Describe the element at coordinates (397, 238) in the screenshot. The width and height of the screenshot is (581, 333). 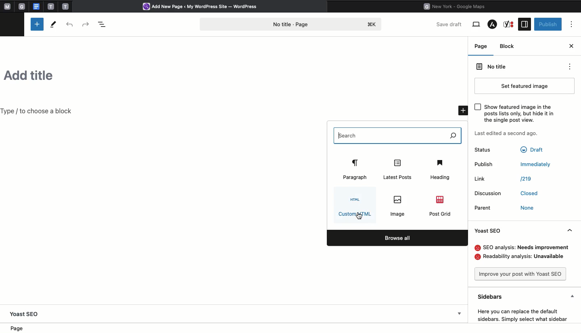
I see `Browse all` at that location.